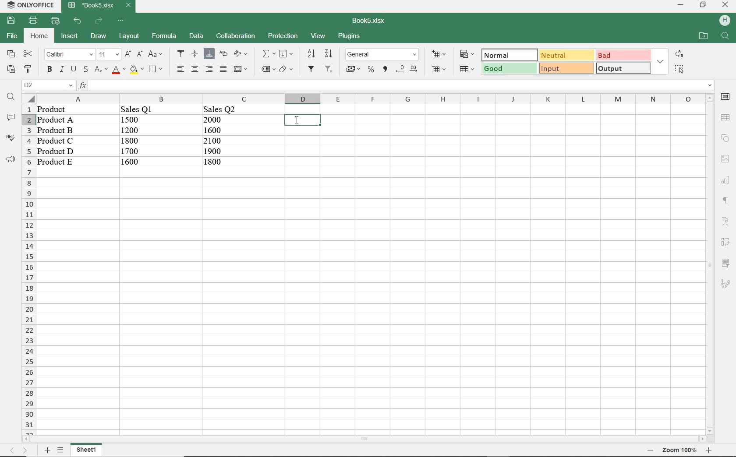  What do you see at coordinates (267, 54) in the screenshot?
I see `summation` at bounding box center [267, 54].